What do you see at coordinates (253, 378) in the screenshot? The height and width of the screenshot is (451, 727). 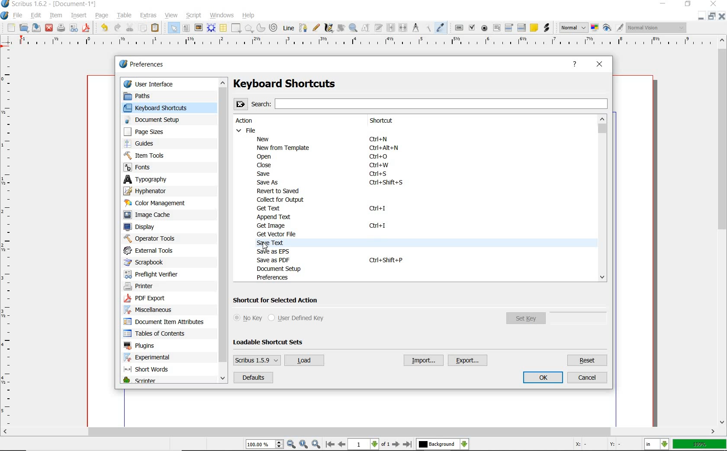 I see `default` at bounding box center [253, 378].